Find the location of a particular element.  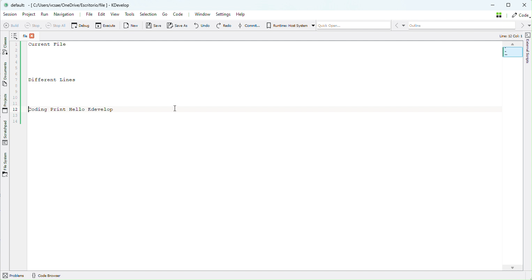

File is located at coordinates (89, 15).